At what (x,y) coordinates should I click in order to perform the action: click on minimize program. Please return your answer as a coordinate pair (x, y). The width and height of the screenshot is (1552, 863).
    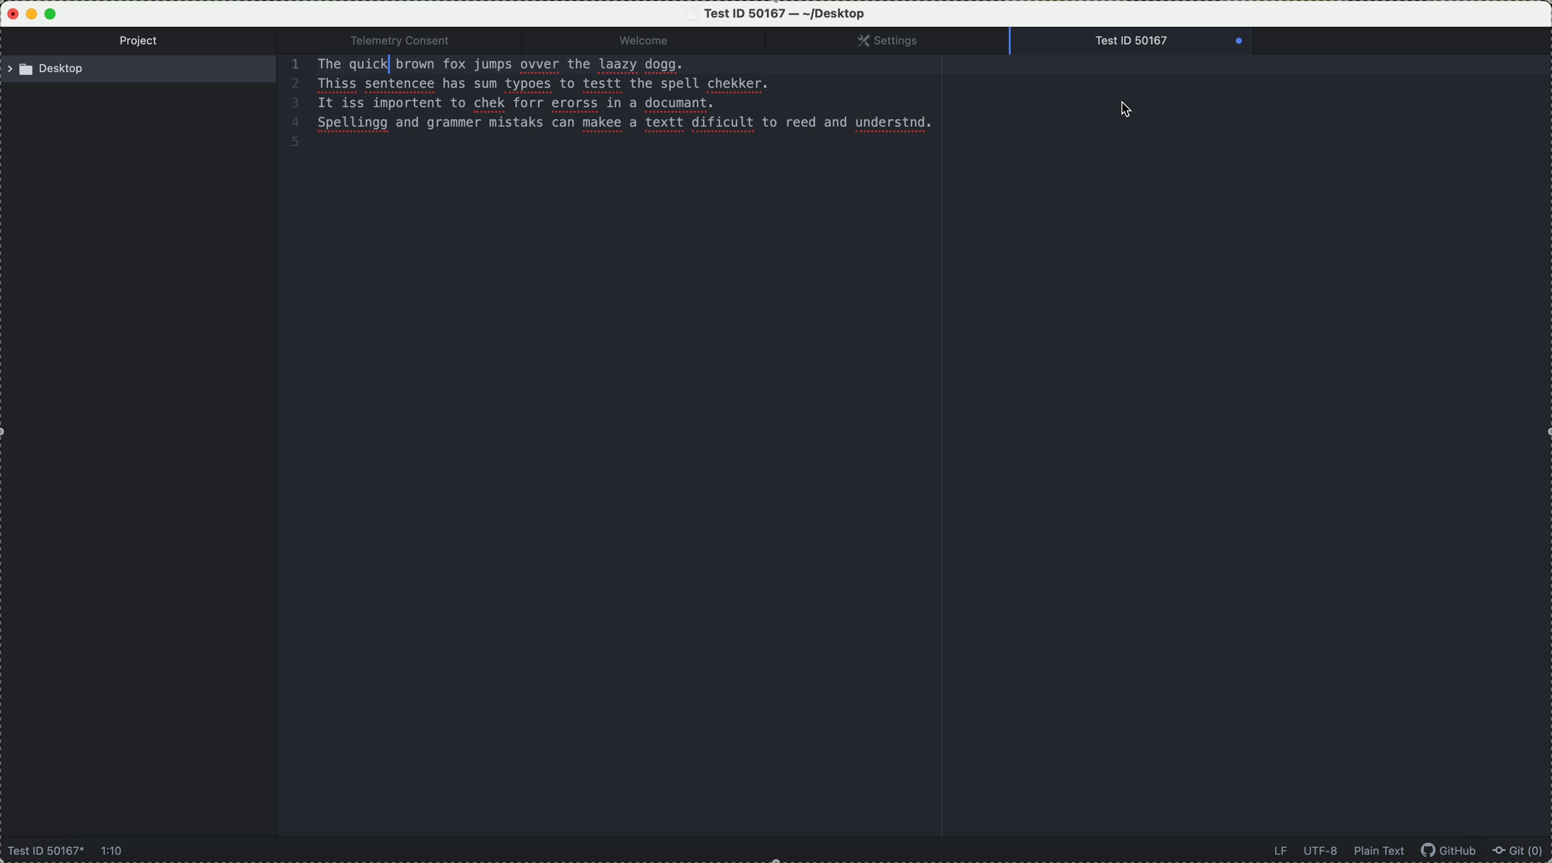
    Looking at the image, I should click on (32, 14).